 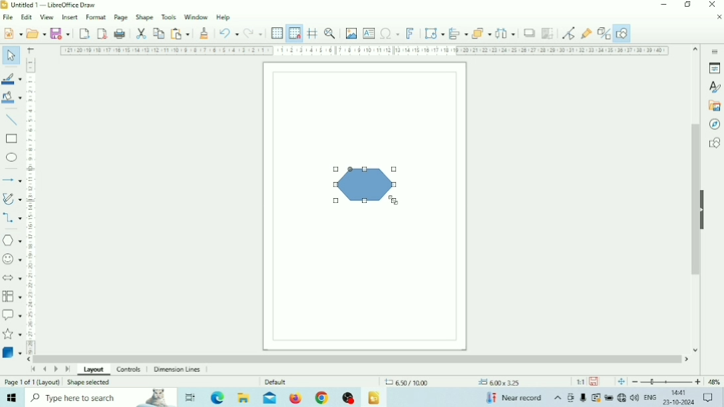 I want to click on Flowchart, so click(x=12, y=296).